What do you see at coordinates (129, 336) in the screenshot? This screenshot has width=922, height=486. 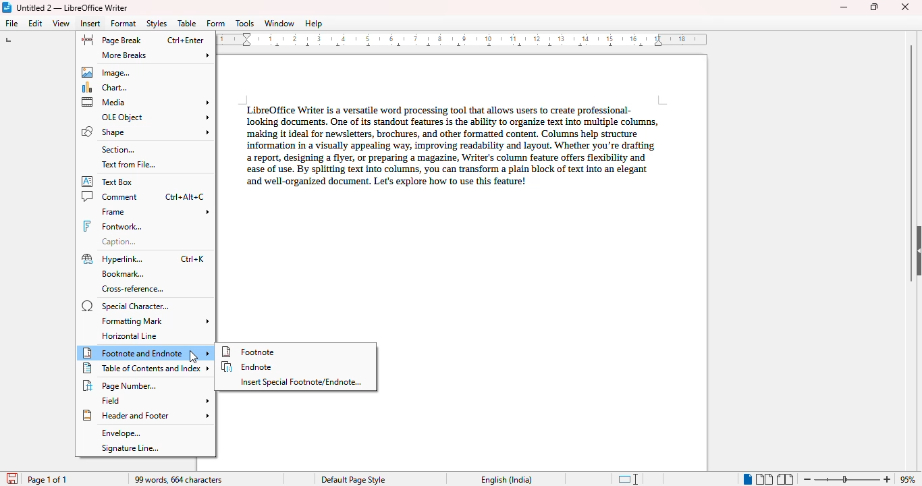 I see `horizontal line` at bounding box center [129, 336].